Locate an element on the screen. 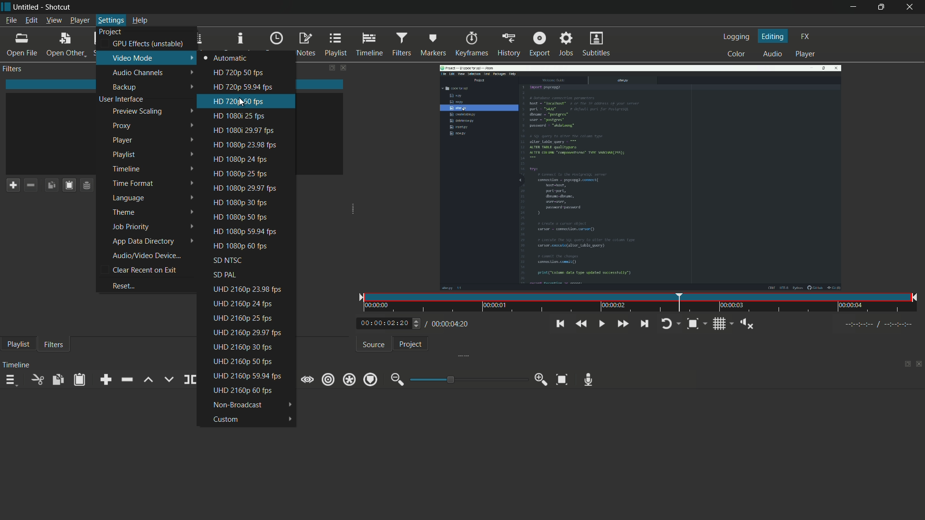 This screenshot has height=520, width=925. uhd 2160p 59.94 fps is located at coordinates (247, 375).